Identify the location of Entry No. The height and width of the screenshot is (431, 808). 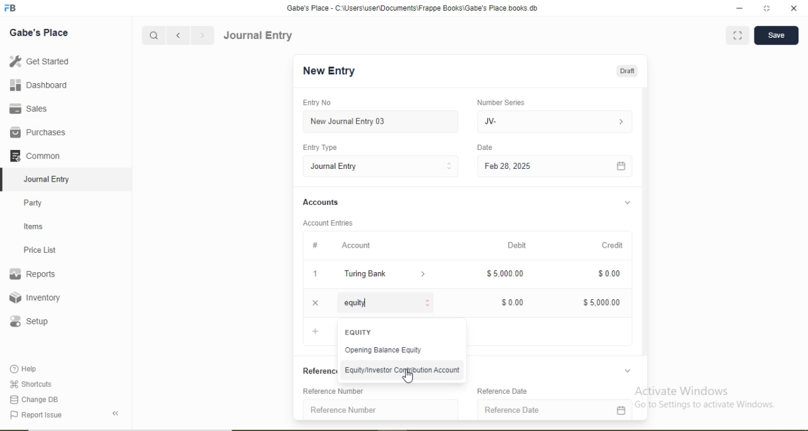
(316, 102).